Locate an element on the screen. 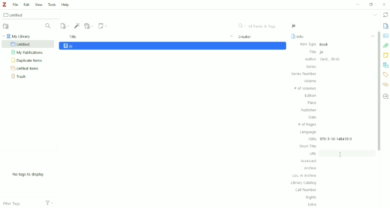 This screenshot has width=390, height=208. Tags is located at coordinates (386, 74).